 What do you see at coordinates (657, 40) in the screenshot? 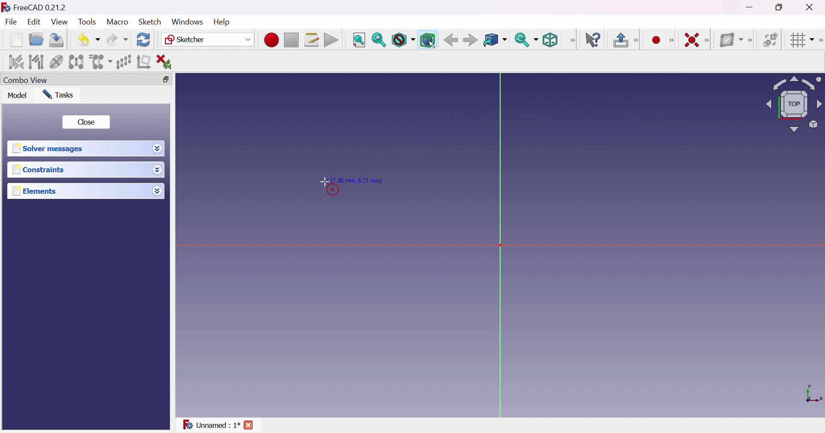
I see `Create point` at bounding box center [657, 40].